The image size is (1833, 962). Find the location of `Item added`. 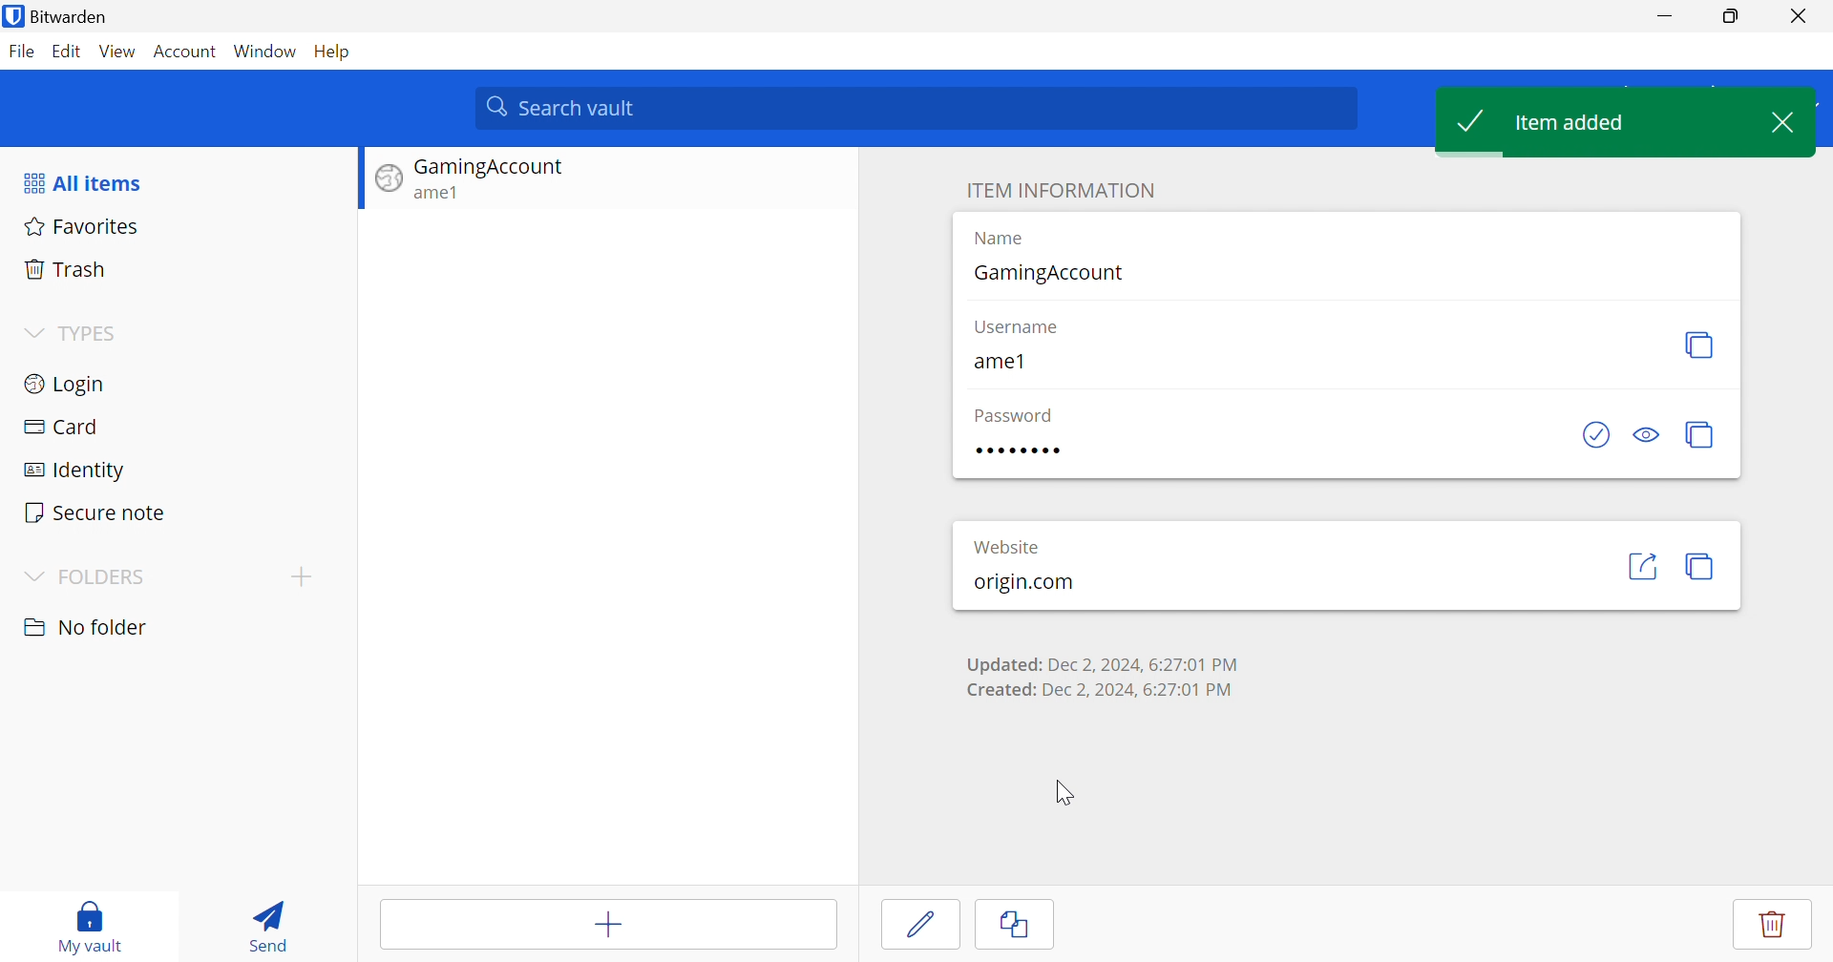

Item added is located at coordinates (1584, 121).